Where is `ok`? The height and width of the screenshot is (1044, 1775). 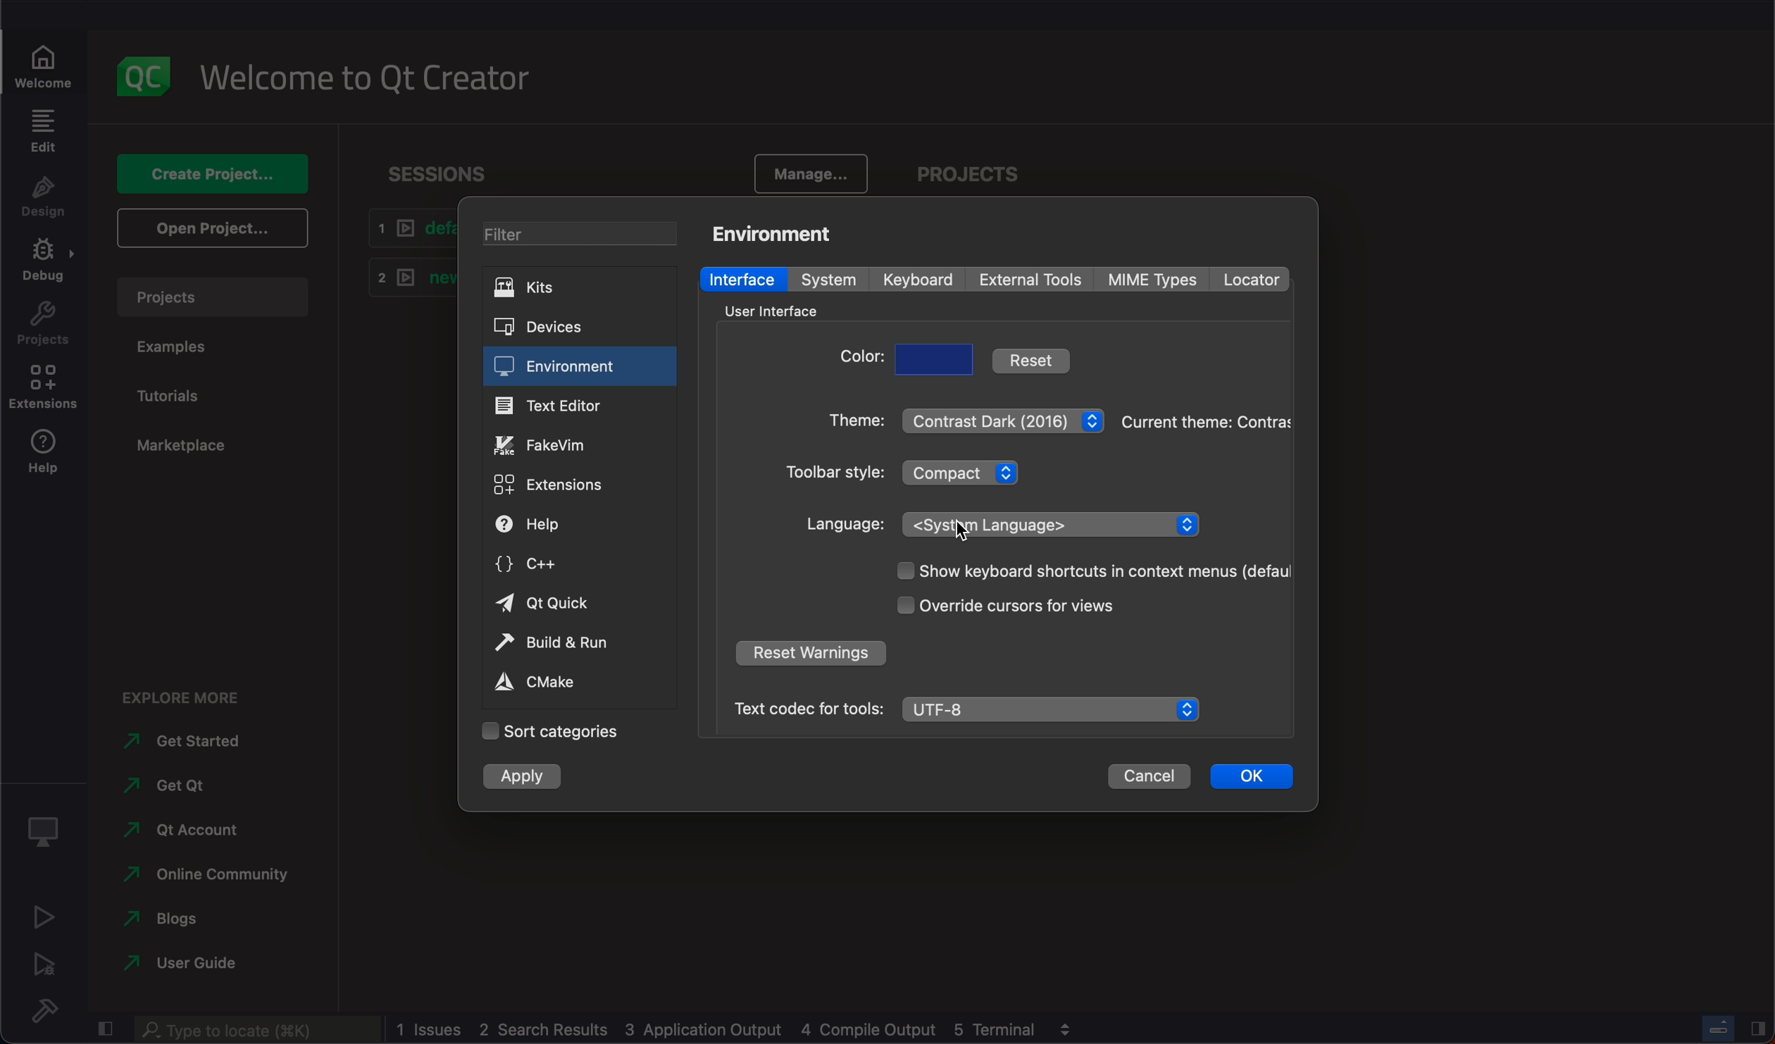 ok is located at coordinates (1254, 778).